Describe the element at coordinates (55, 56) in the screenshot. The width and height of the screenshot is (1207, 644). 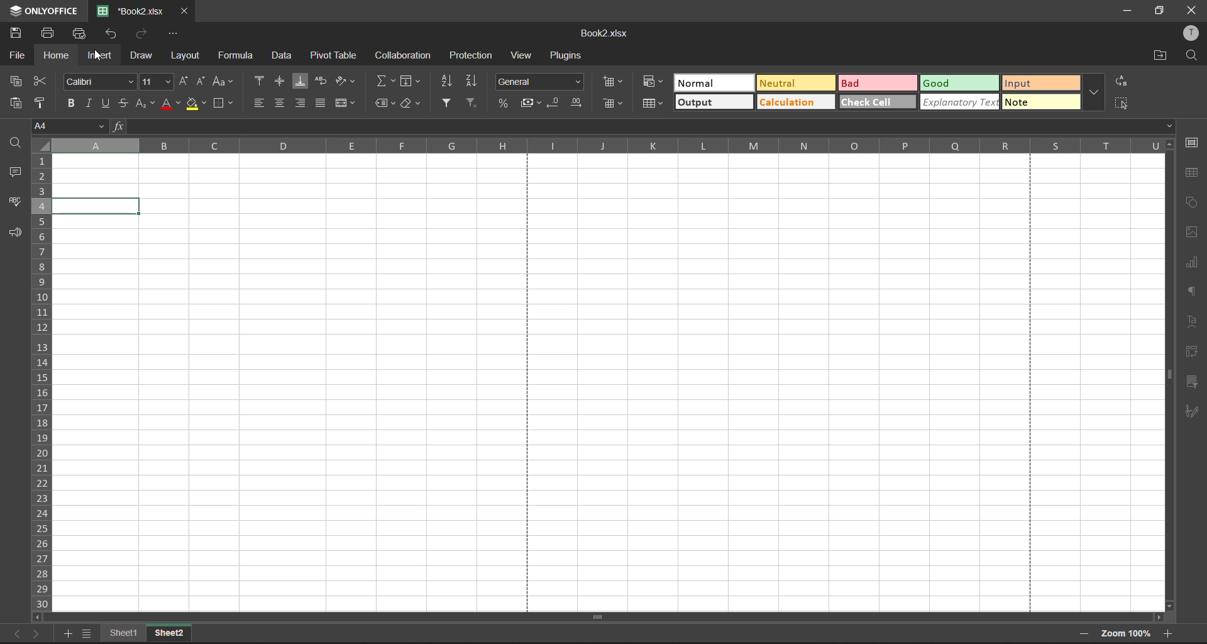
I see `home` at that location.